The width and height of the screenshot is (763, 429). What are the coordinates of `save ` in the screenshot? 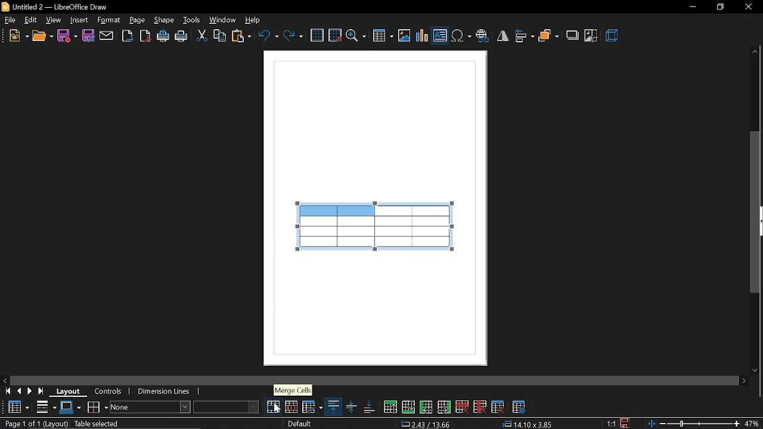 It's located at (67, 36).